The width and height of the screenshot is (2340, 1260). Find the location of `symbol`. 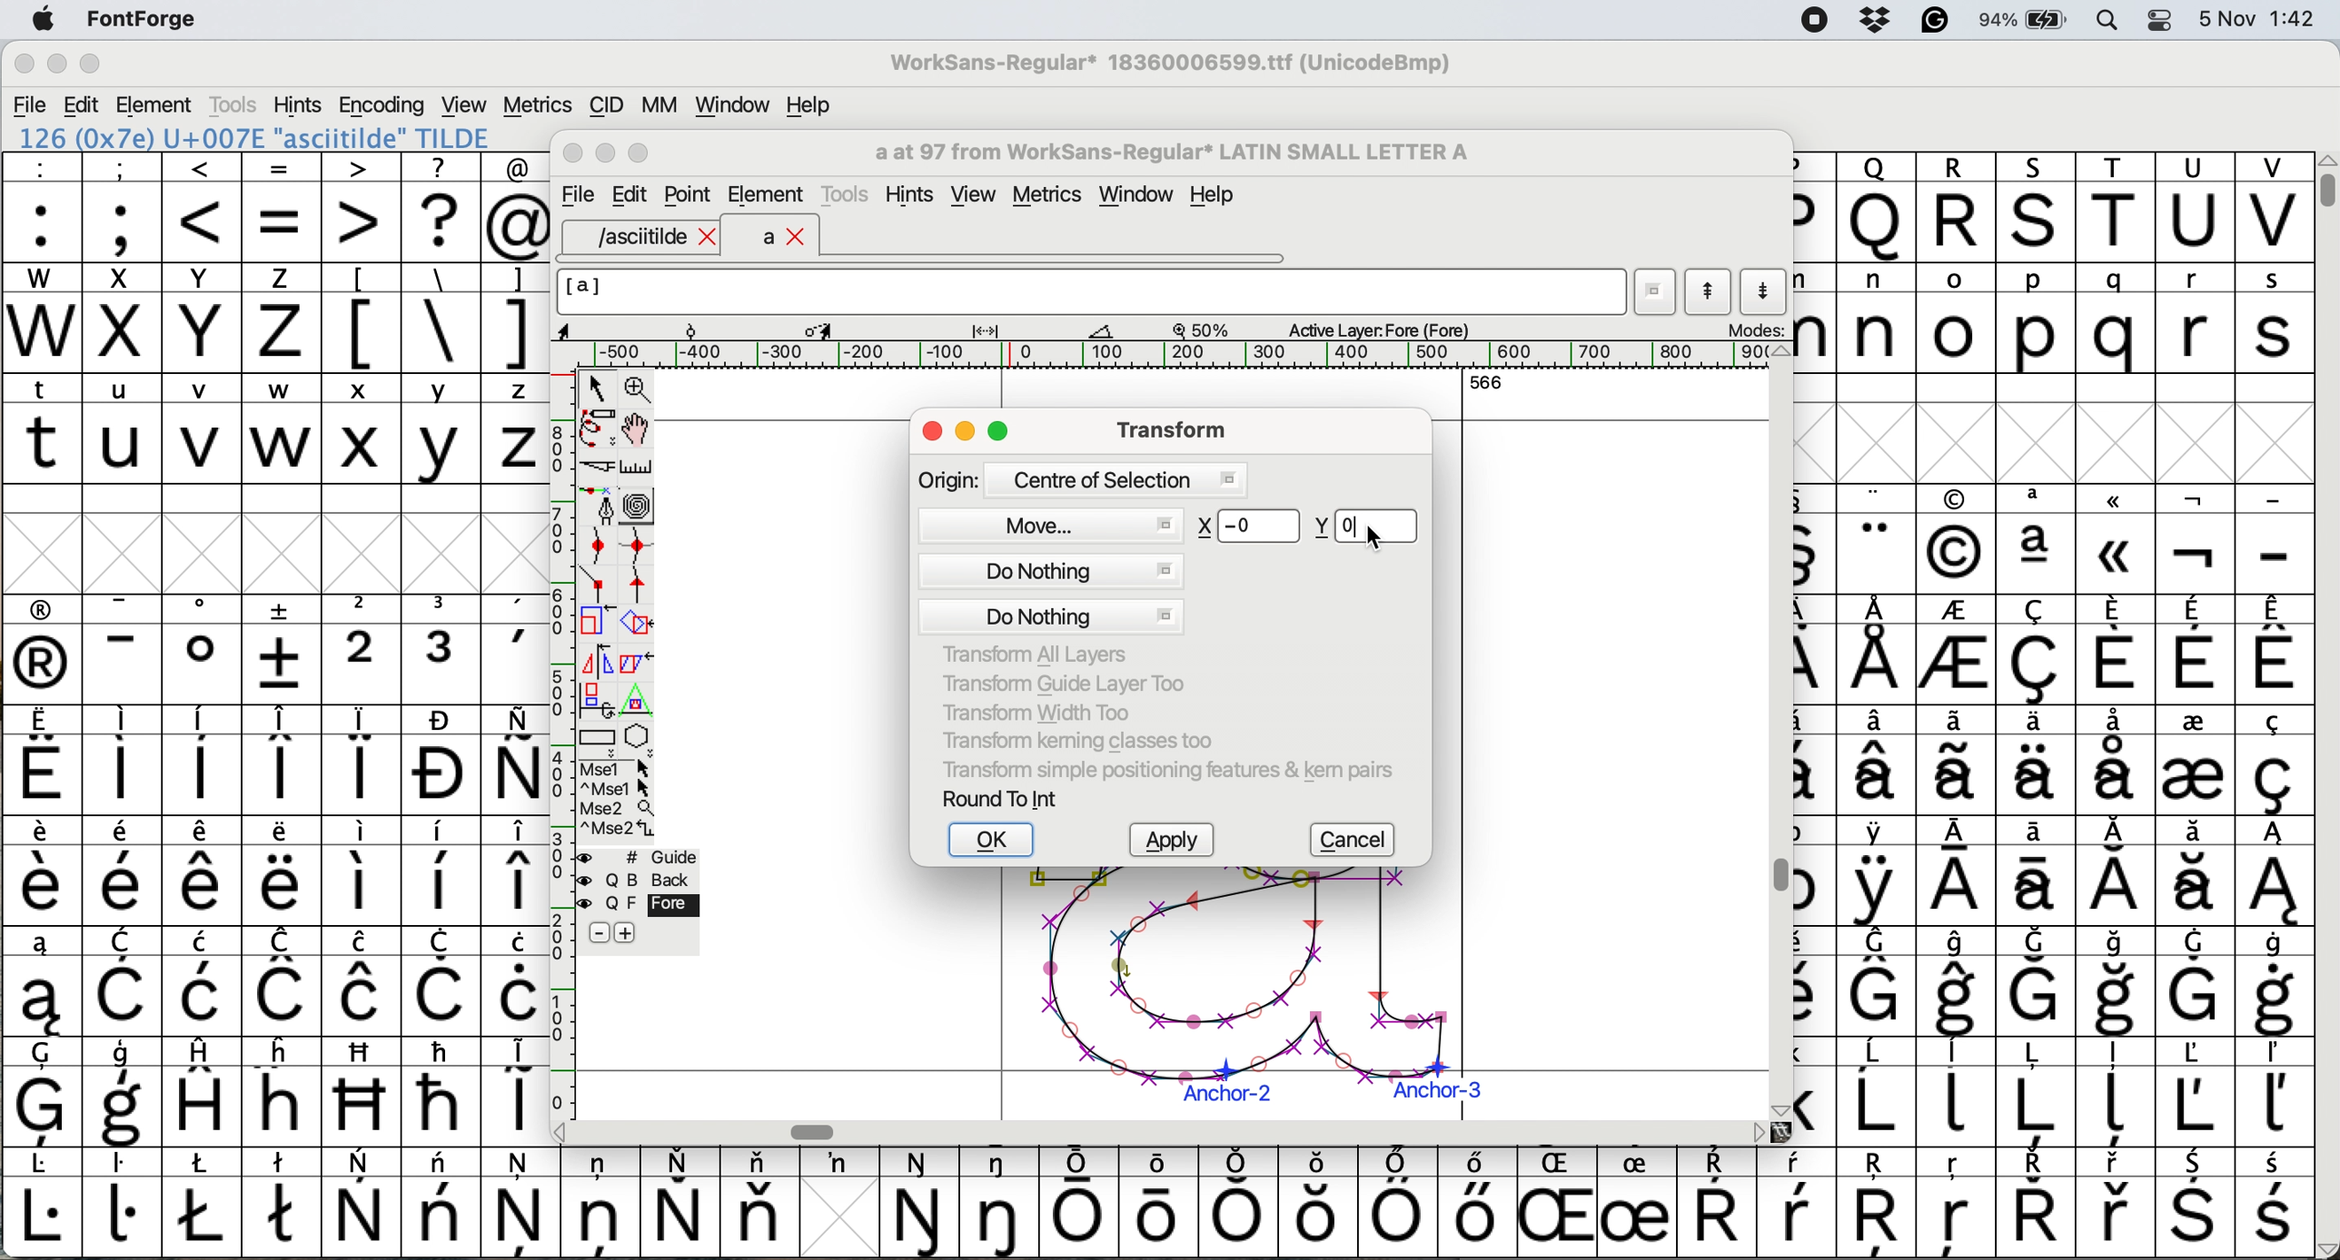

symbol is located at coordinates (207, 1090).